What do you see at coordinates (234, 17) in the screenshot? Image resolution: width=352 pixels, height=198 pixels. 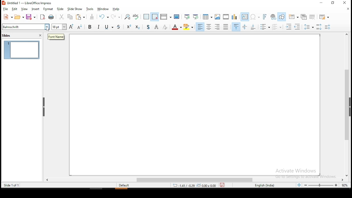 I see `charts` at bounding box center [234, 17].